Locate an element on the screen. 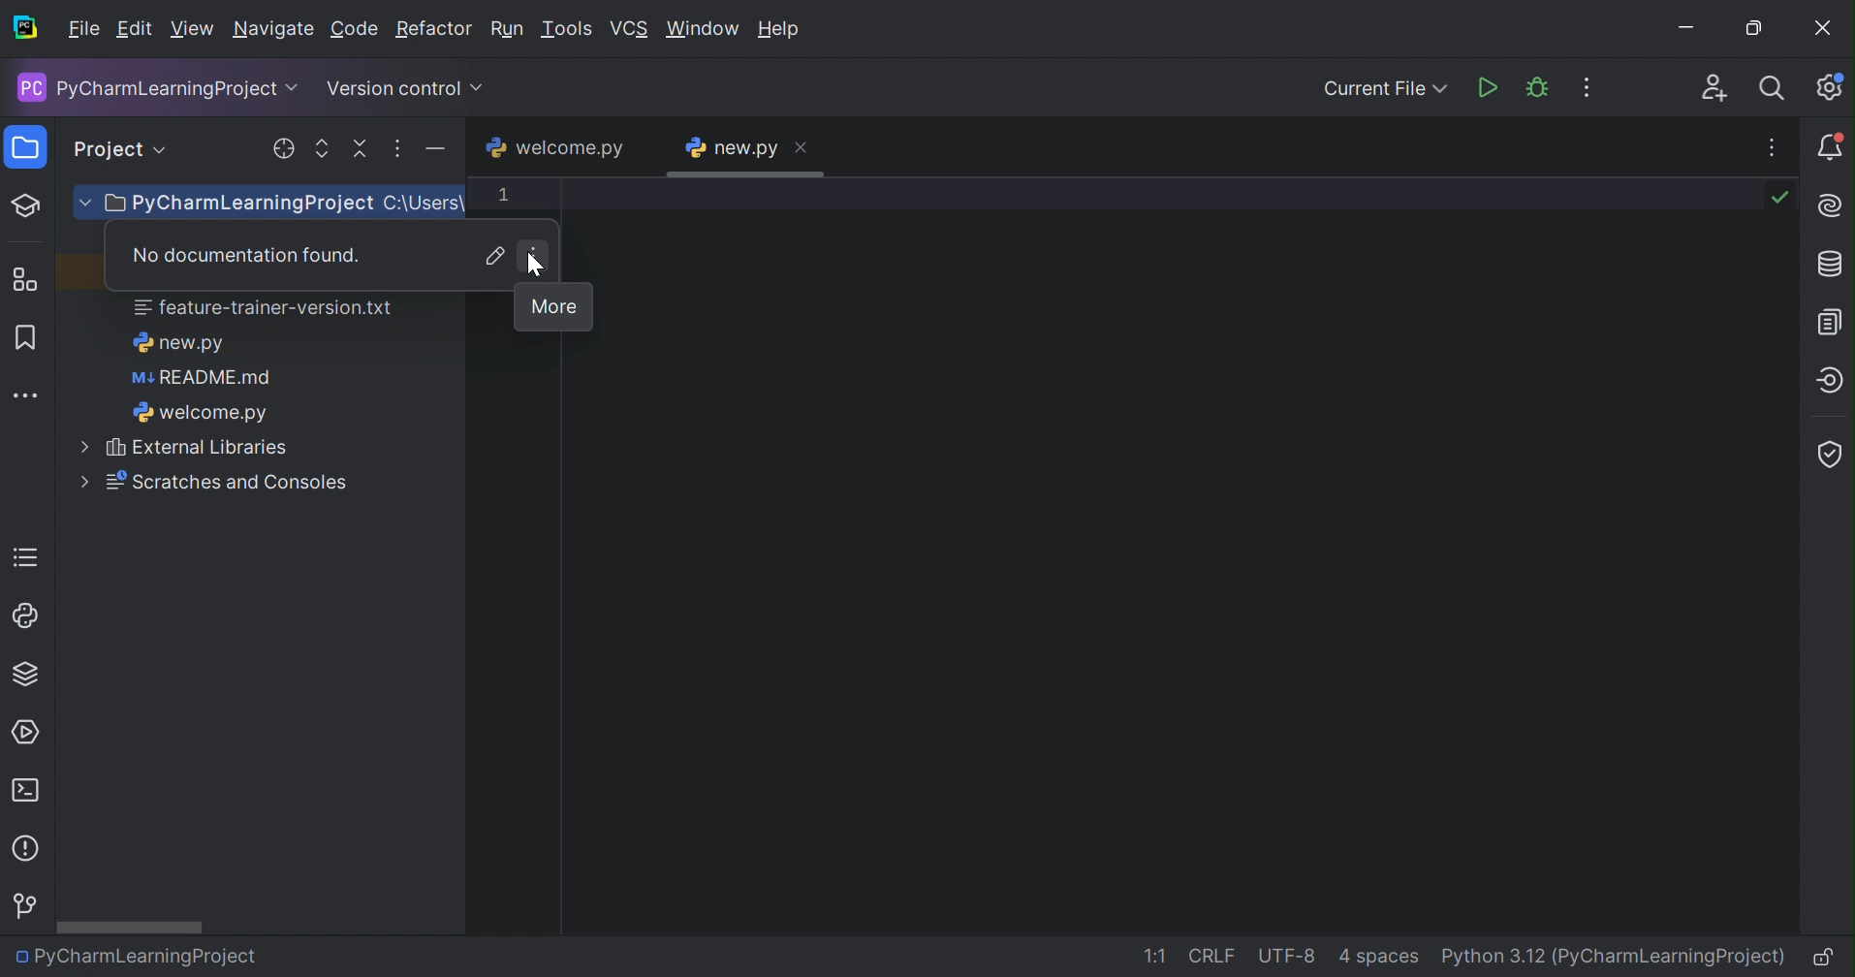 This screenshot has height=977, width=1855. Code With Me is located at coordinates (1714, 87).